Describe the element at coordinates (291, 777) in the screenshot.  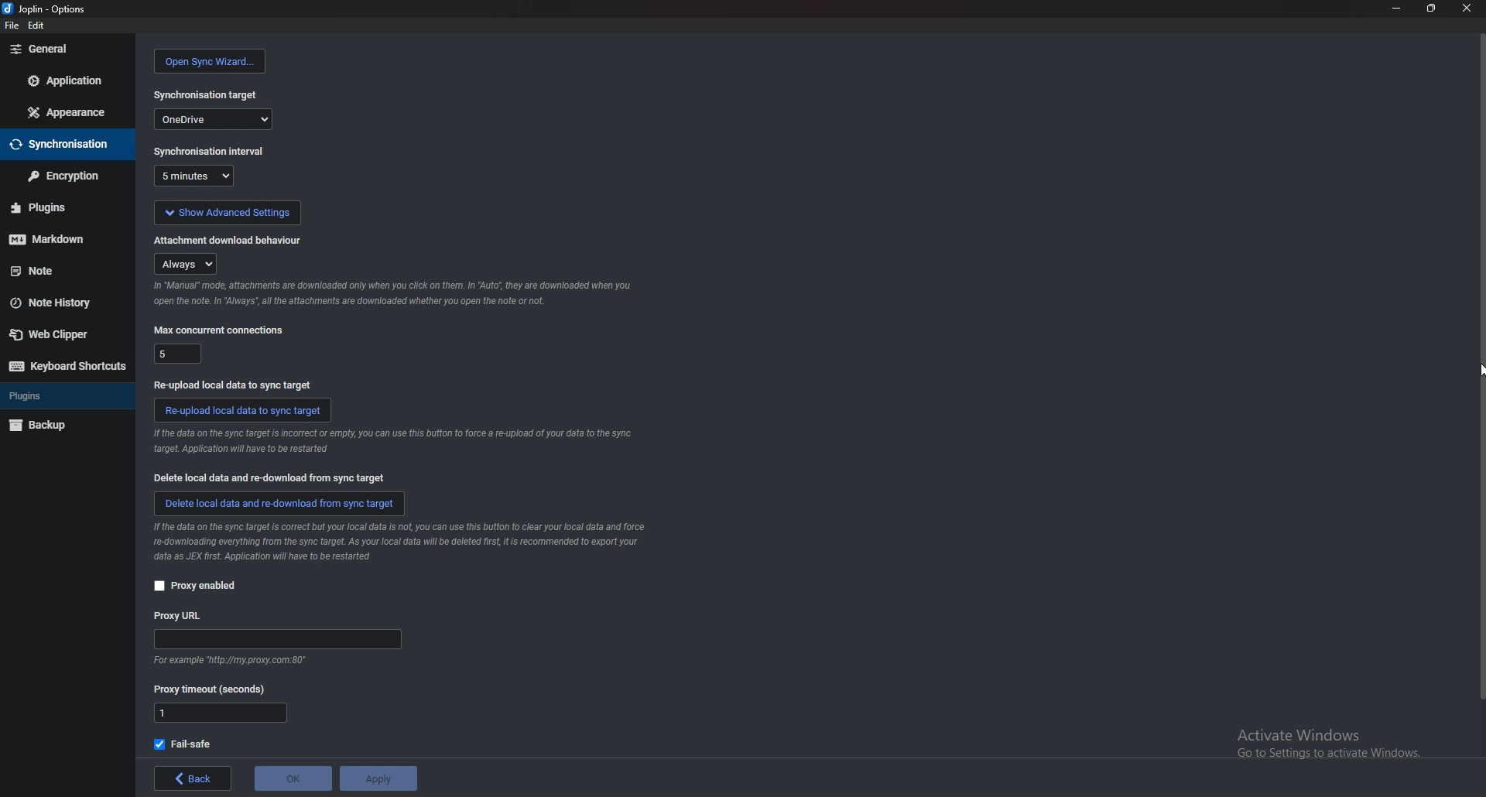
I see `ok` at that location.